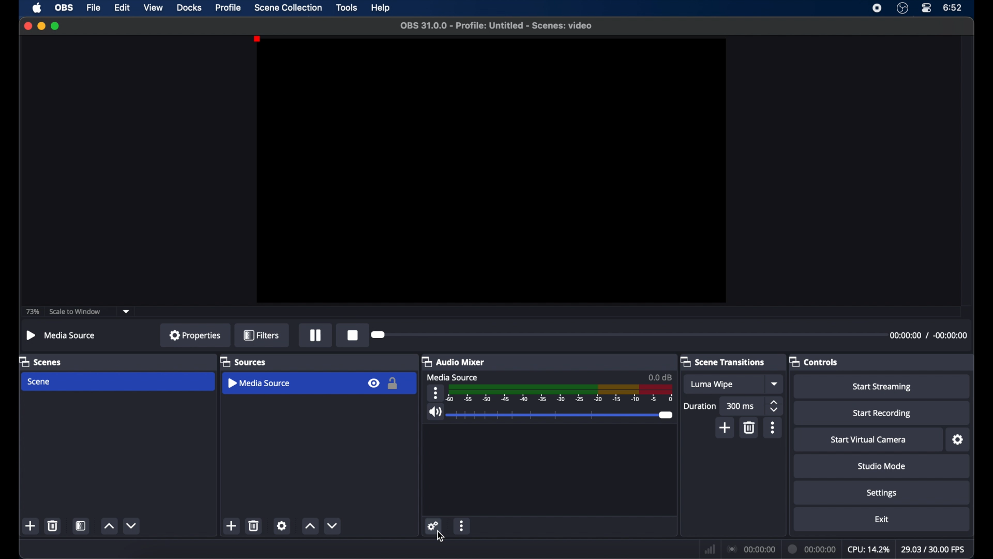 The height and width of the screenshot is (559, 993). What do you see at coordinates (814, 362) in the screenshot?
I see `controls` at bounding box center [814, 362].